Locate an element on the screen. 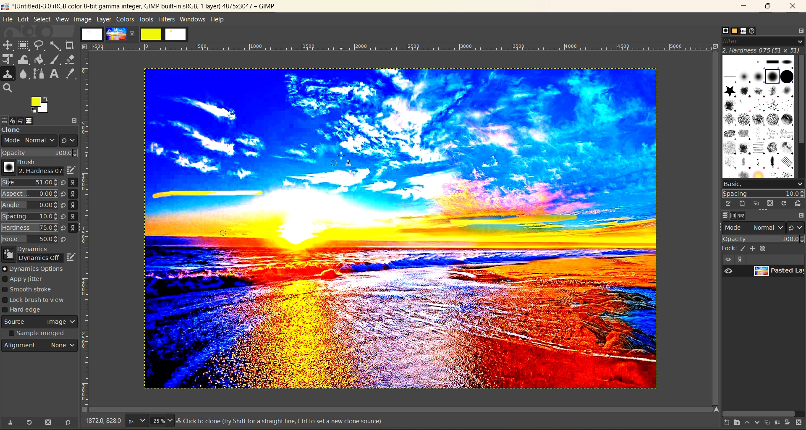  fonts is located at coordinates (745, 31).